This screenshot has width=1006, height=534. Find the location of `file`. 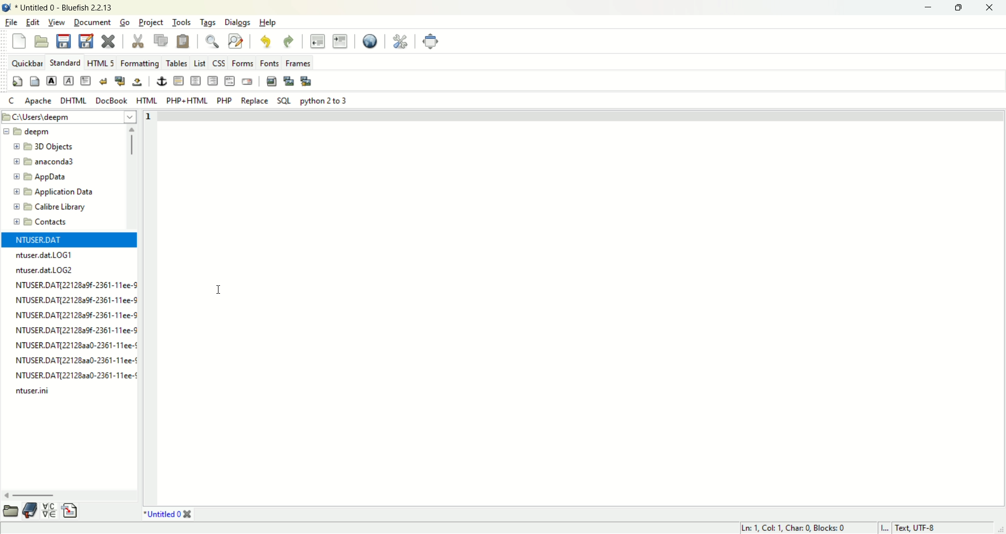

file is located at coordinates (10, 21).